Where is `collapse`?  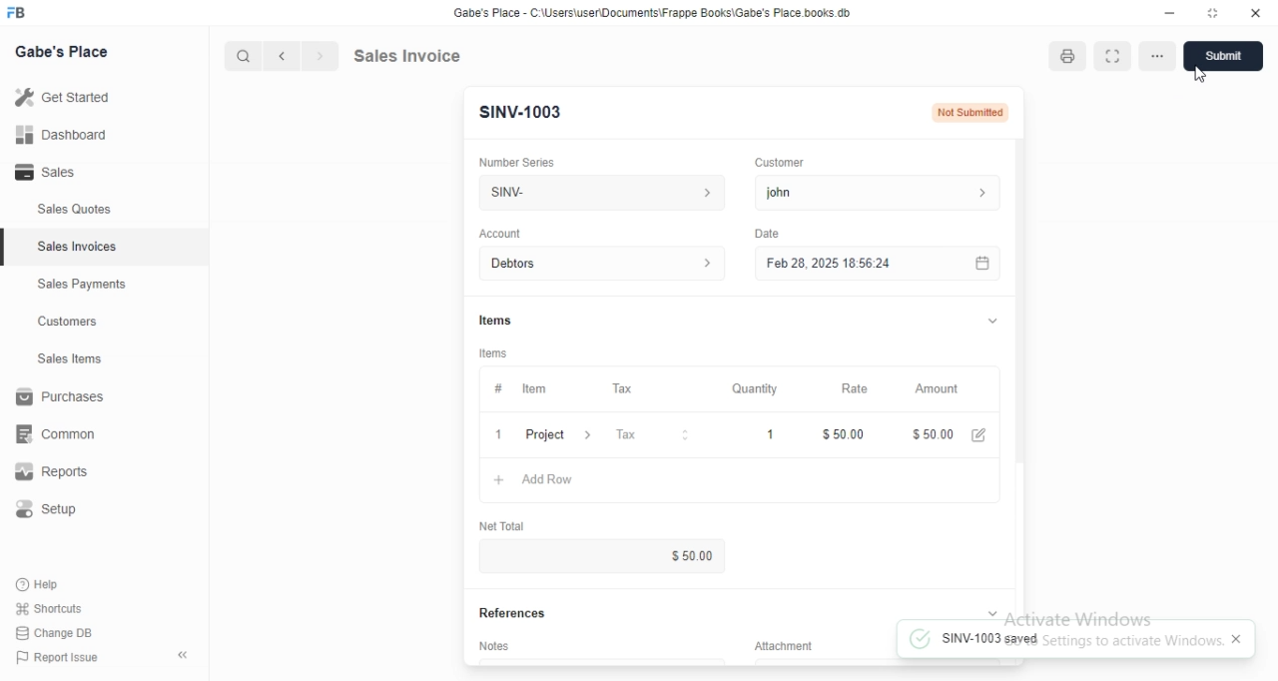
collapse is located at coordinates (990, 612).